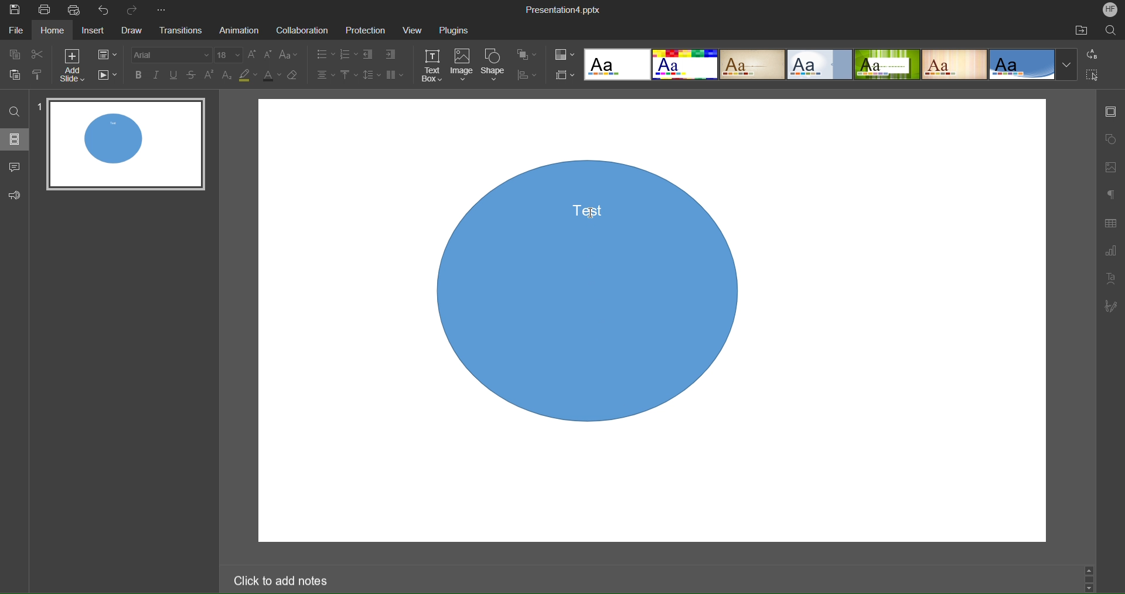 This screenshot has width=1125, height=594. What do you see at coordinates (1096, 74) in the screenshot?
I see `Select All` at bounding box center [1096, 74].